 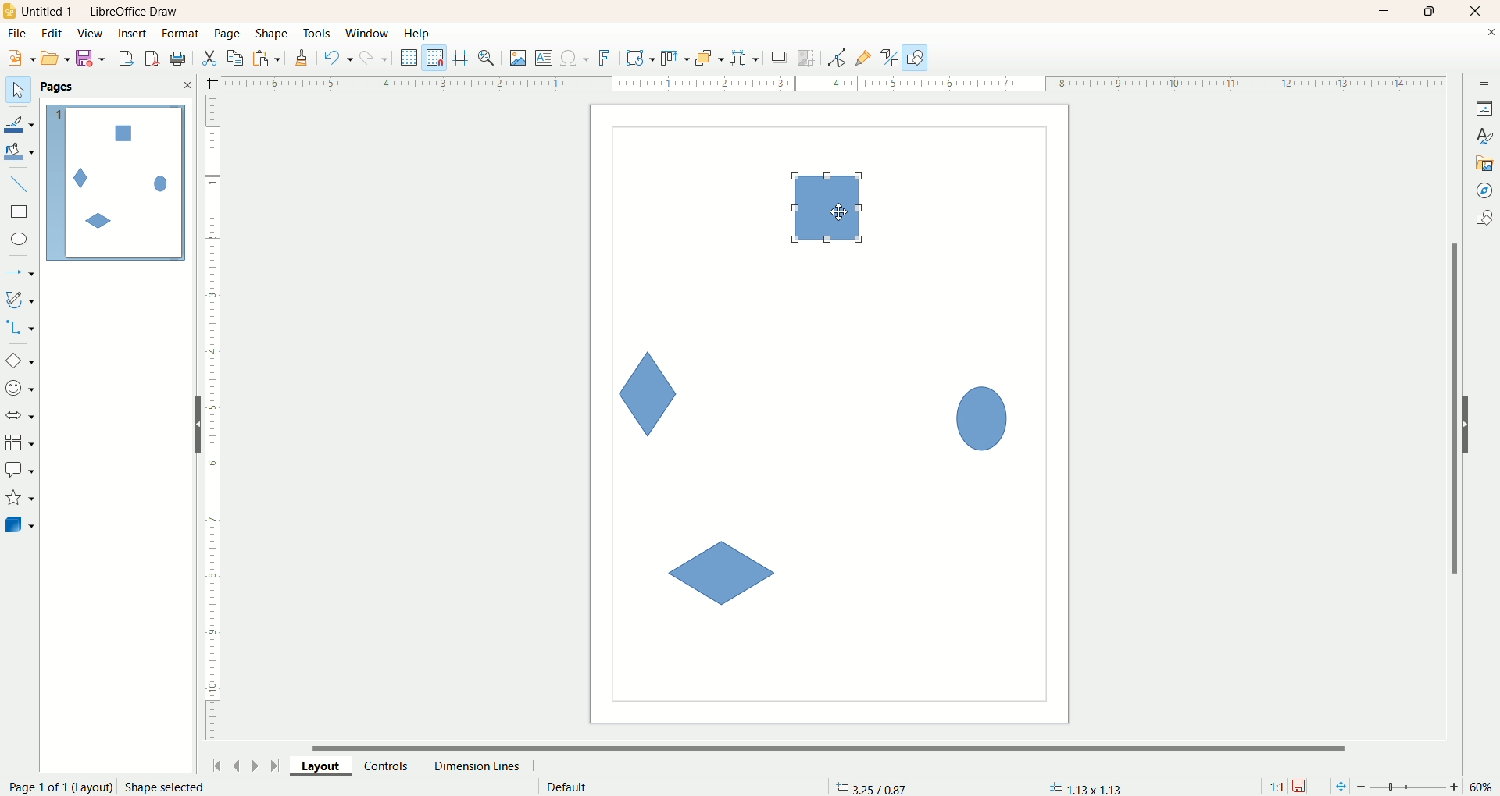 What do you see at coordinates (18, 91) in the screenshot?
I see `select` at bounding box center [18, 91].